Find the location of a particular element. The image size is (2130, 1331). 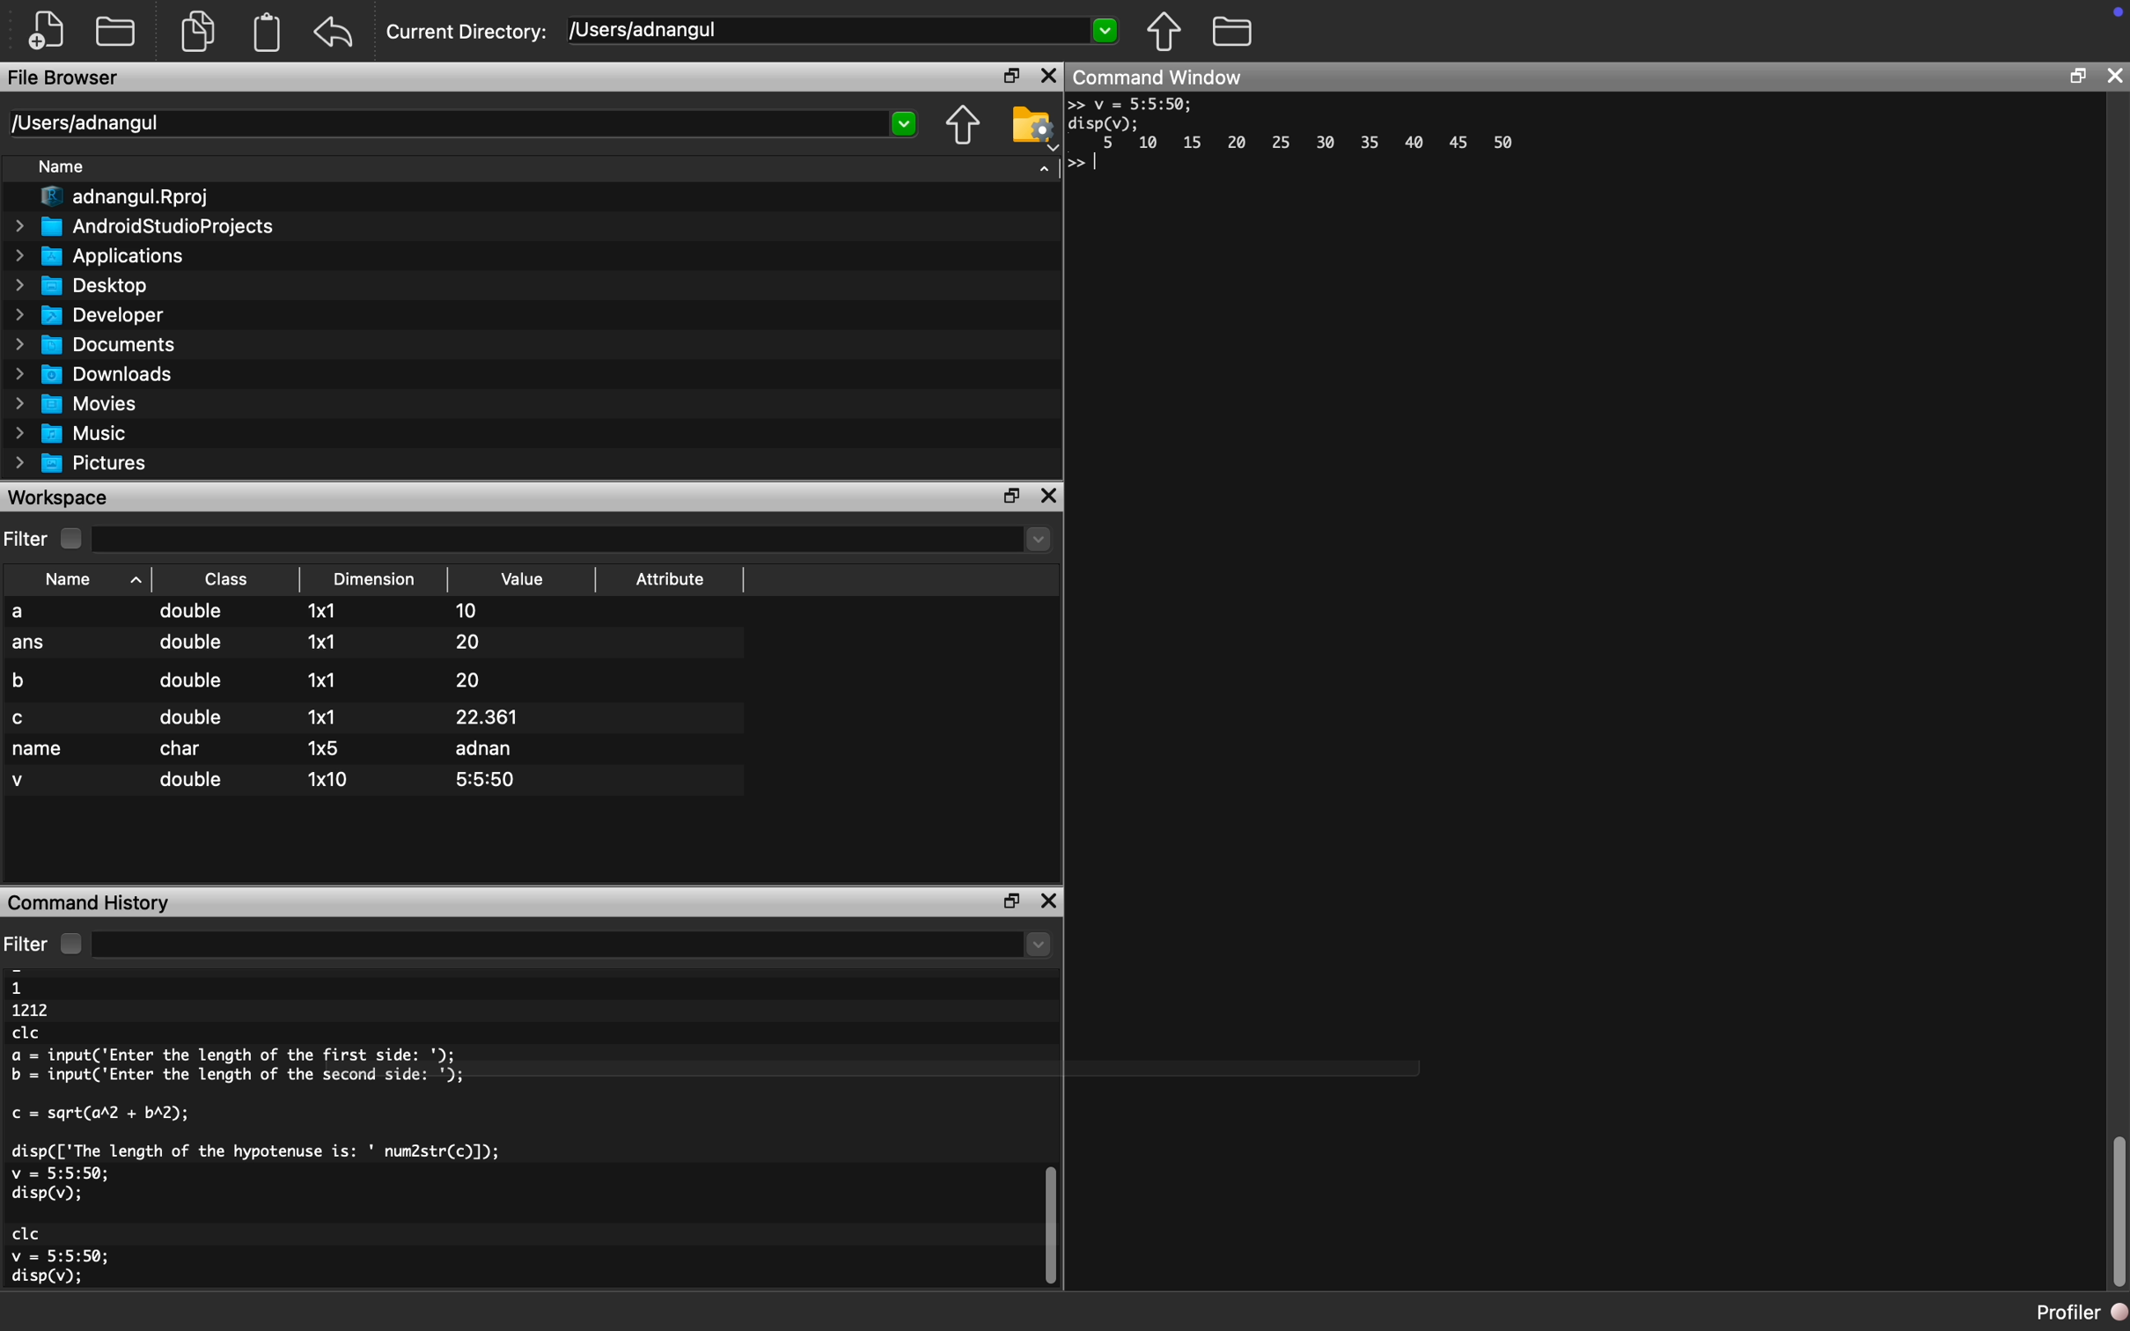

10 is located at coordinates (472, 610).